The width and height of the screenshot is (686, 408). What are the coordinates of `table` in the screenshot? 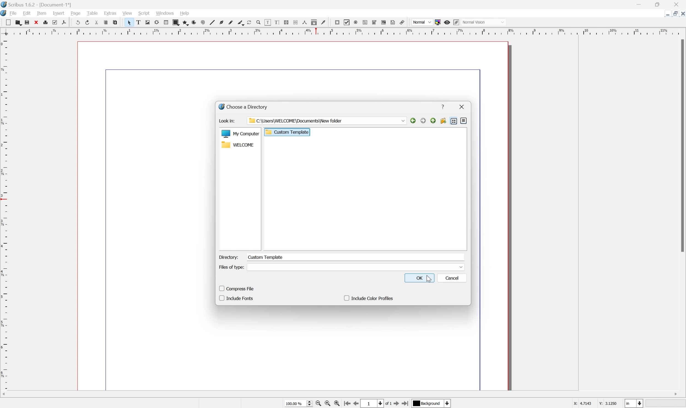 It's located at (166, 21).